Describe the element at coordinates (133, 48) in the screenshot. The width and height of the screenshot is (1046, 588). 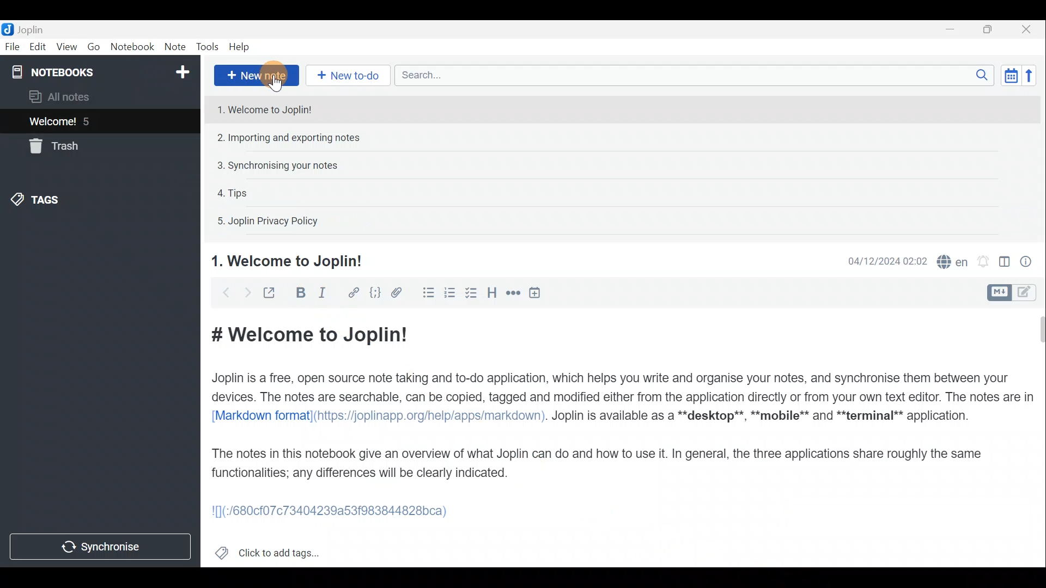
I see `Notebook` at that location.